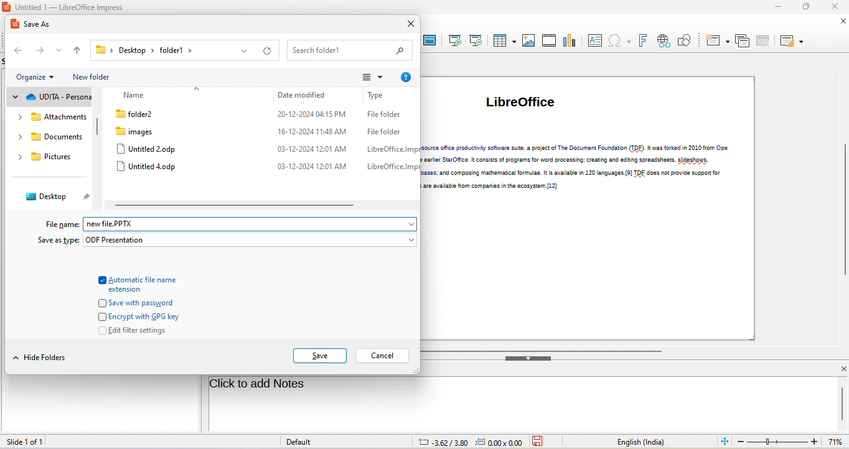 The height and width of the screenshot is (449, 849). What do you see at coordinates (454, 42) in the screenshot?
I see `start from first slide` at bounding box center [454, 42].